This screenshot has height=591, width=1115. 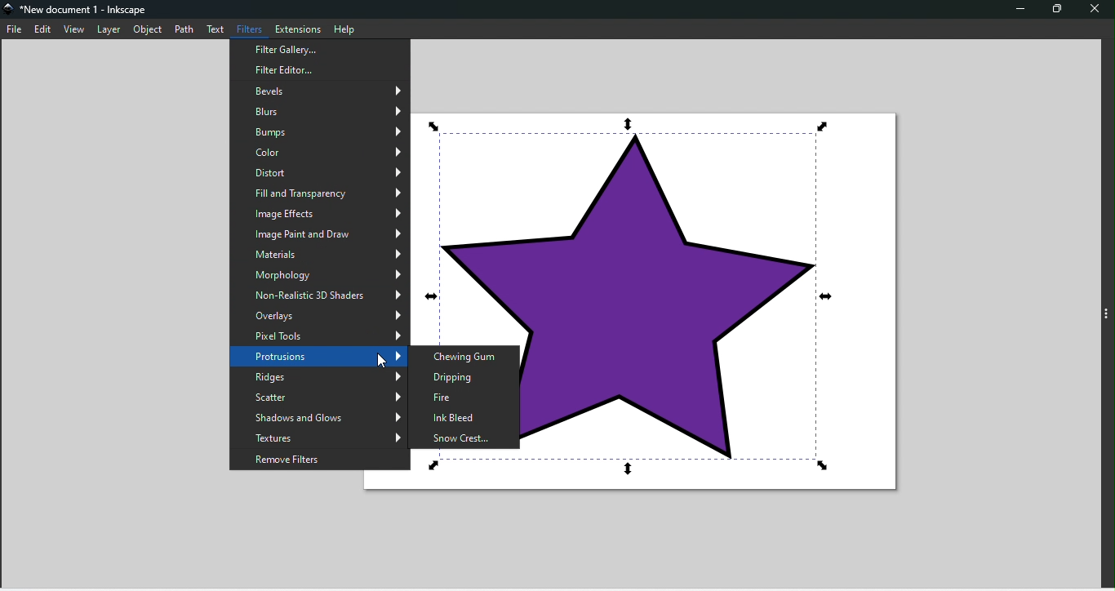 I want to click on sideBar toggle, so click(x=1106, y=315).